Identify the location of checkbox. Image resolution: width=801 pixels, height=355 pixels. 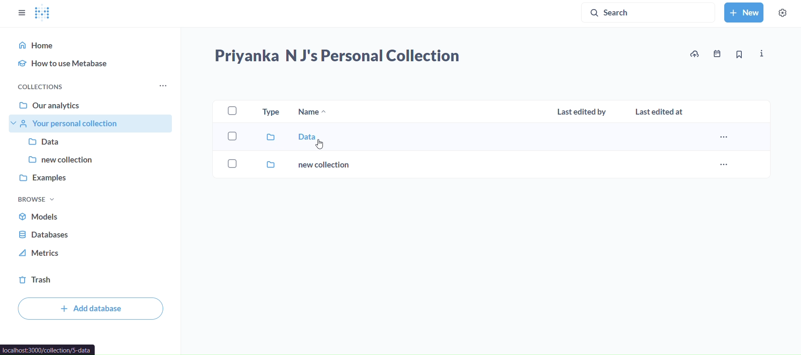
(232, 110).